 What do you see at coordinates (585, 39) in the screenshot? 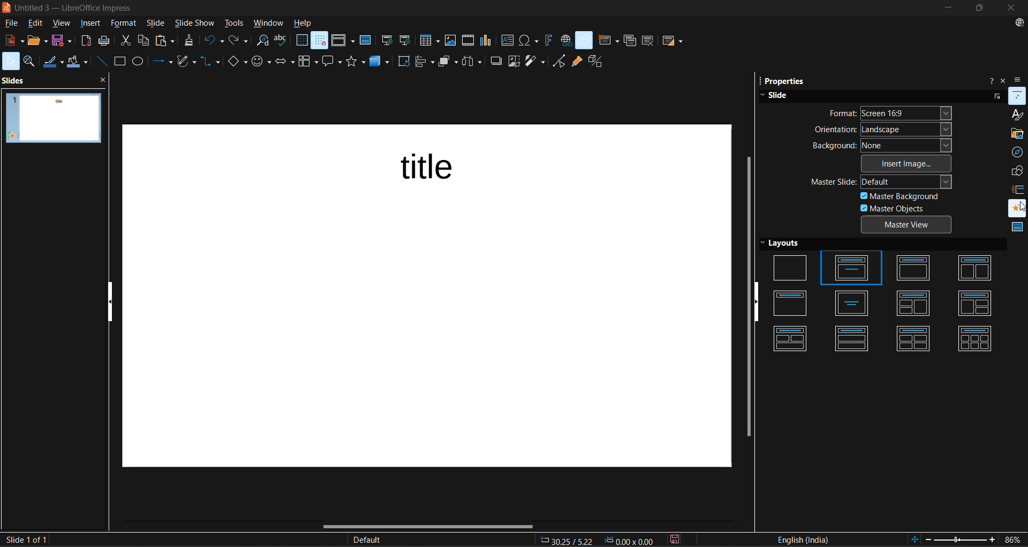
I see `show draw functions` at bounding box center [585, 39].